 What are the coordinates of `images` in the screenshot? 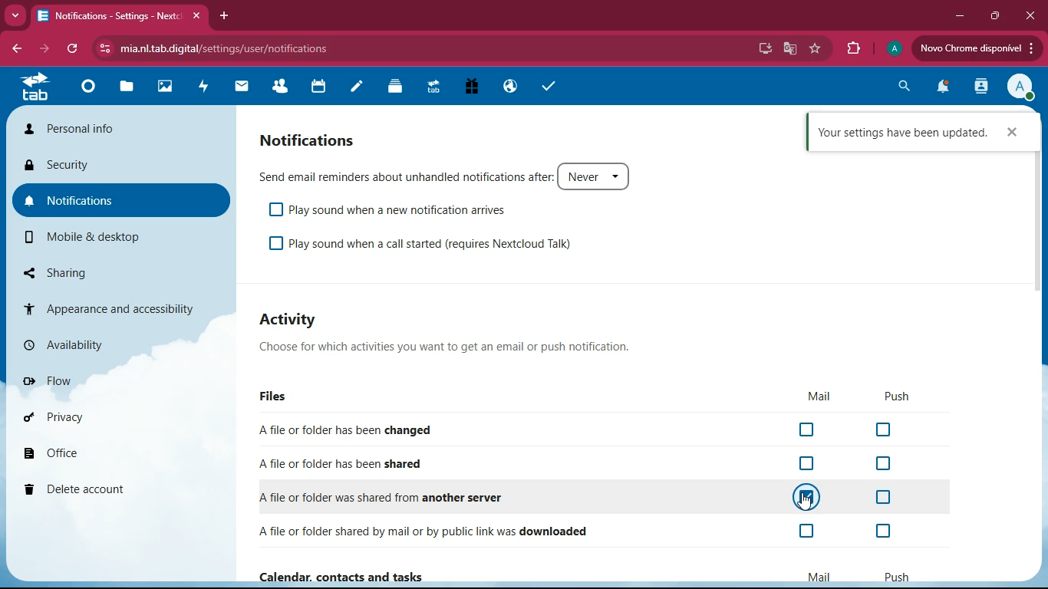 It's located at (163, 87).